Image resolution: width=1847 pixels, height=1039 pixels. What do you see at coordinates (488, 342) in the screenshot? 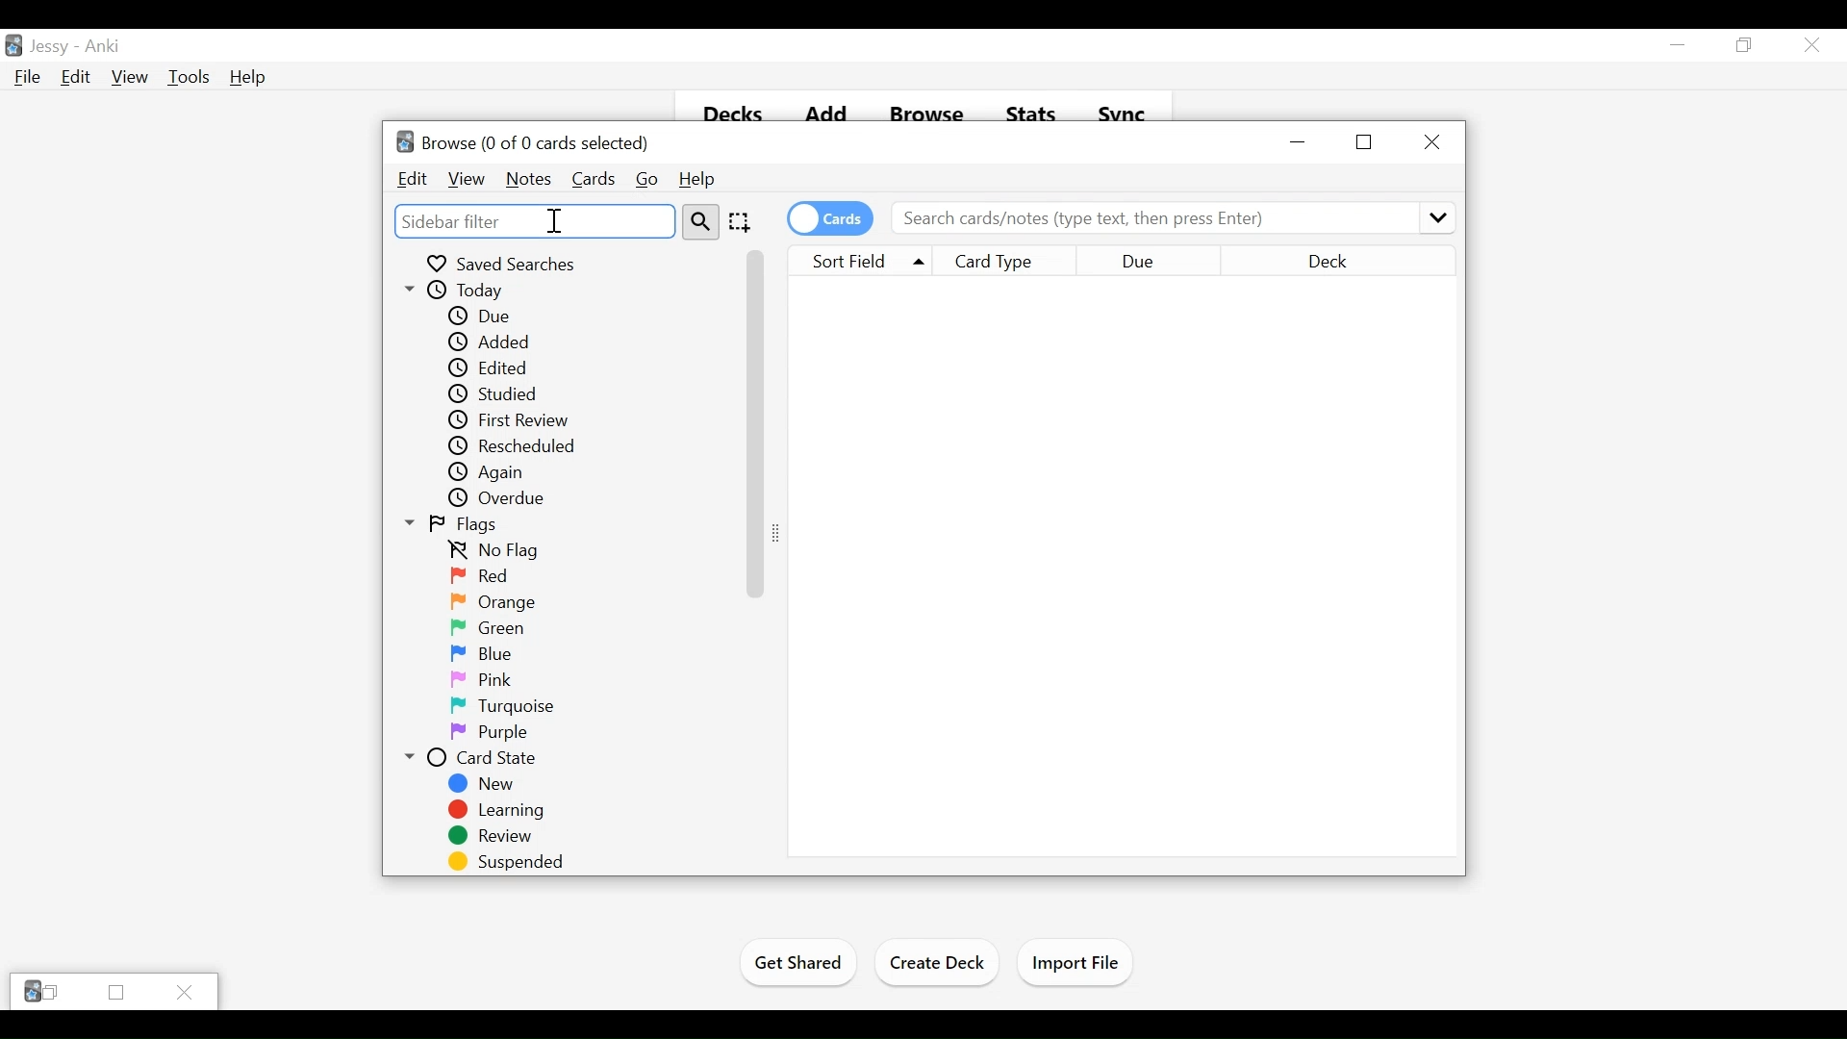
I see `Added` at bounding box center [488, 342].